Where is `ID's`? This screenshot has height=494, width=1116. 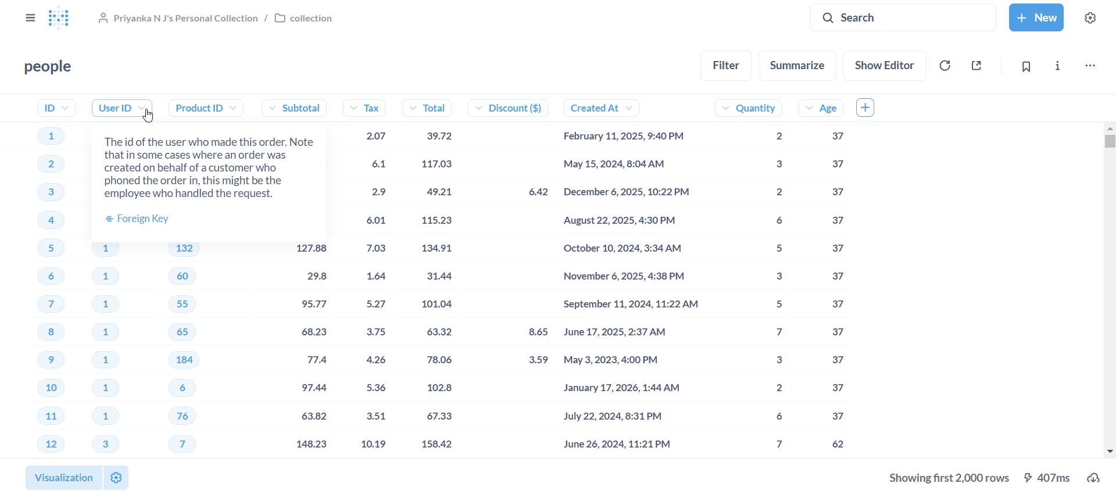
ID's is located at coordinates (52, 276).